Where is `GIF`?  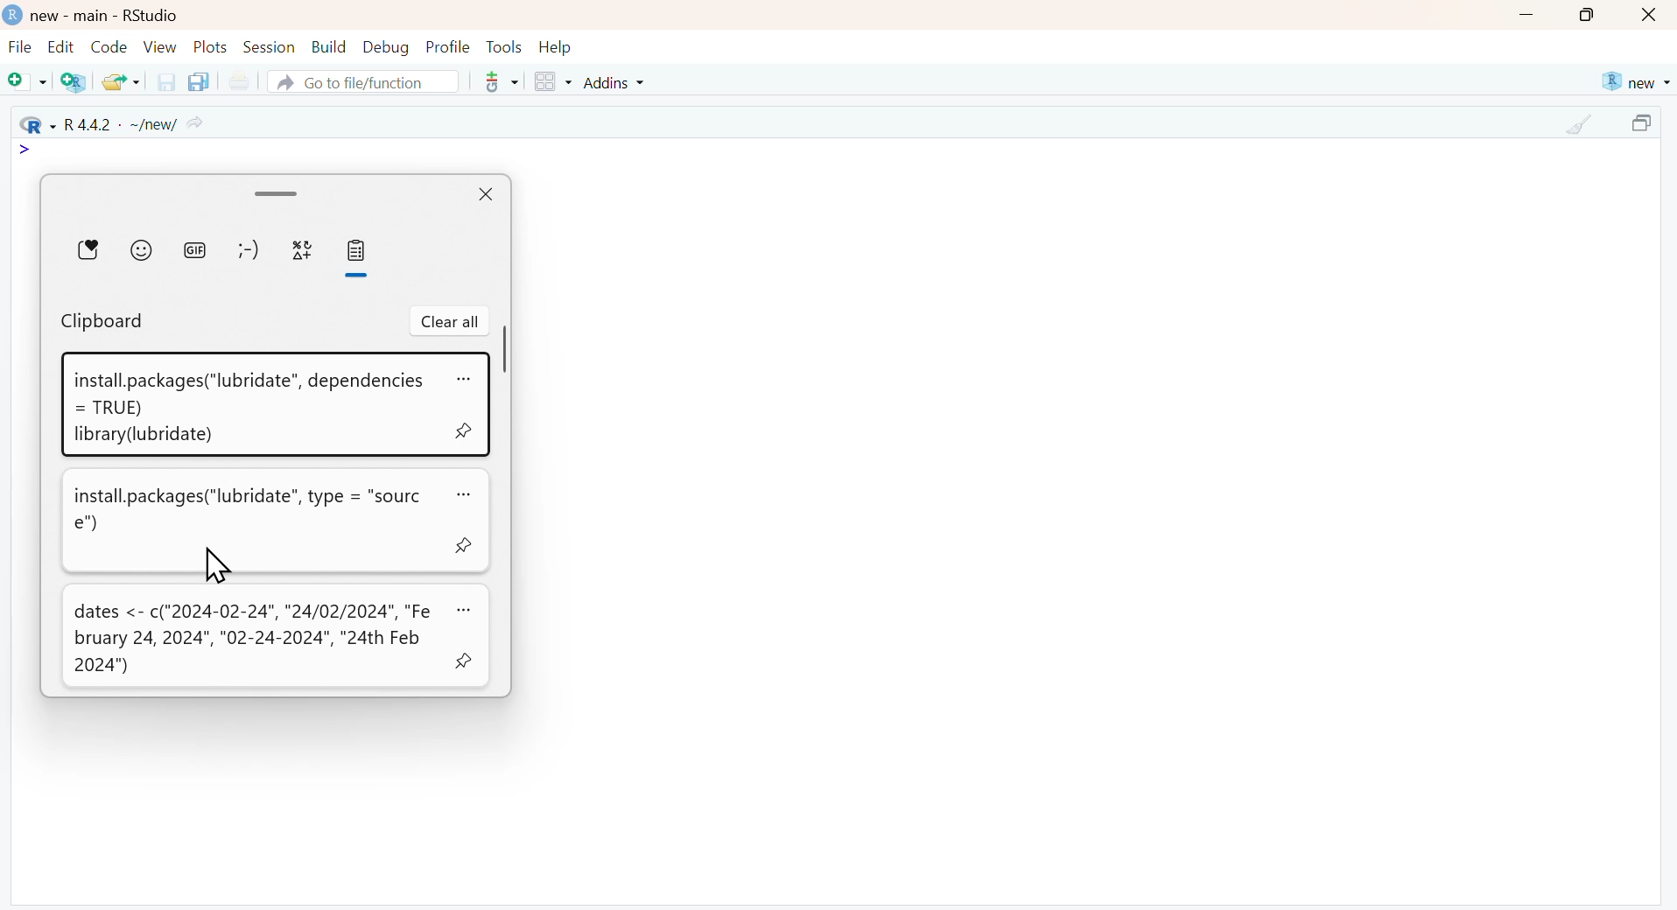 GIF is located at coordinates (193, 249).